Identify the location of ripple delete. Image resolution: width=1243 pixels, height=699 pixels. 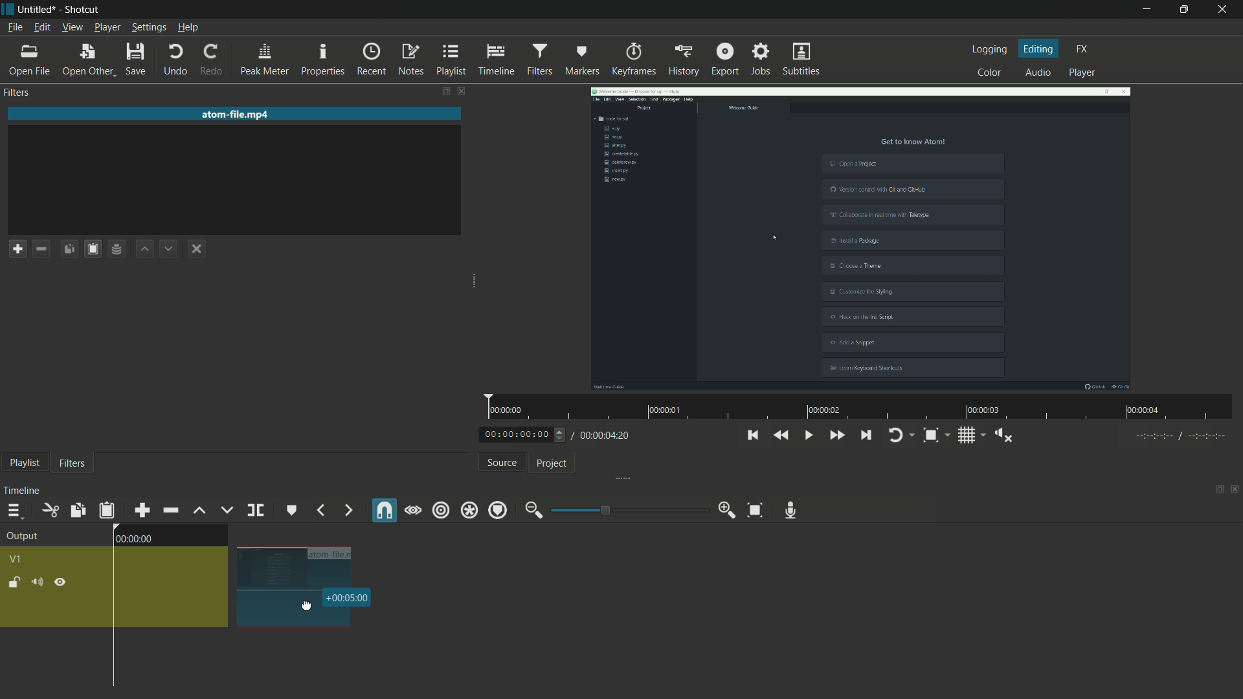
(170, 509).